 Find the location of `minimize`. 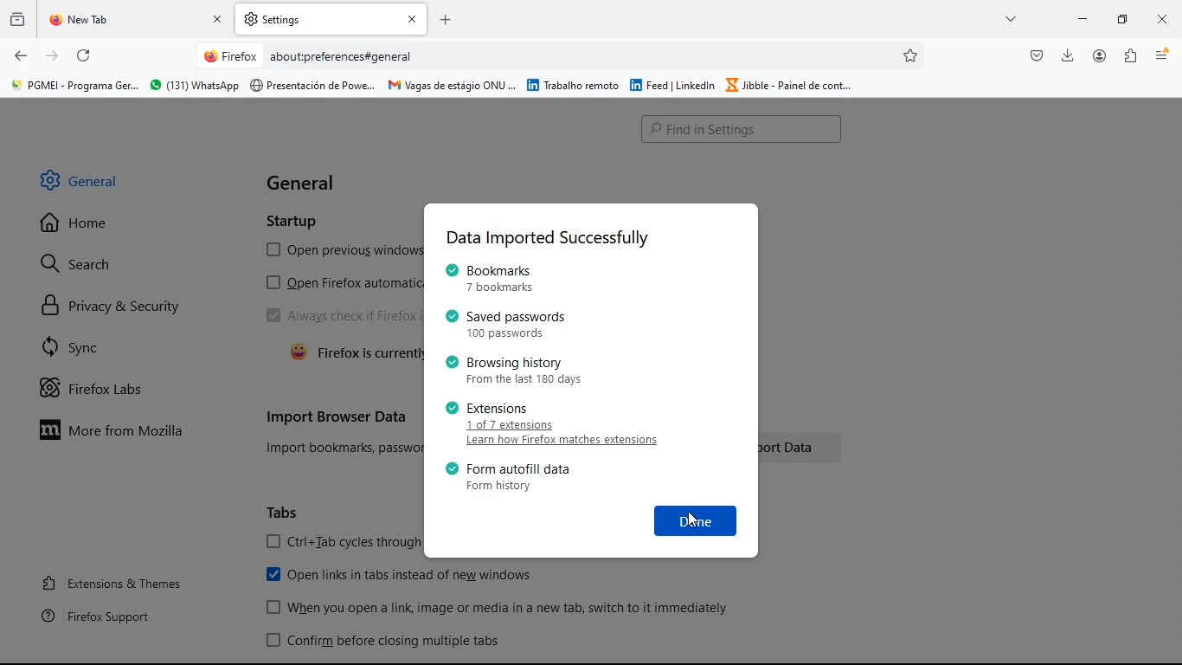

minimize is located at coordinates (1083, 19).